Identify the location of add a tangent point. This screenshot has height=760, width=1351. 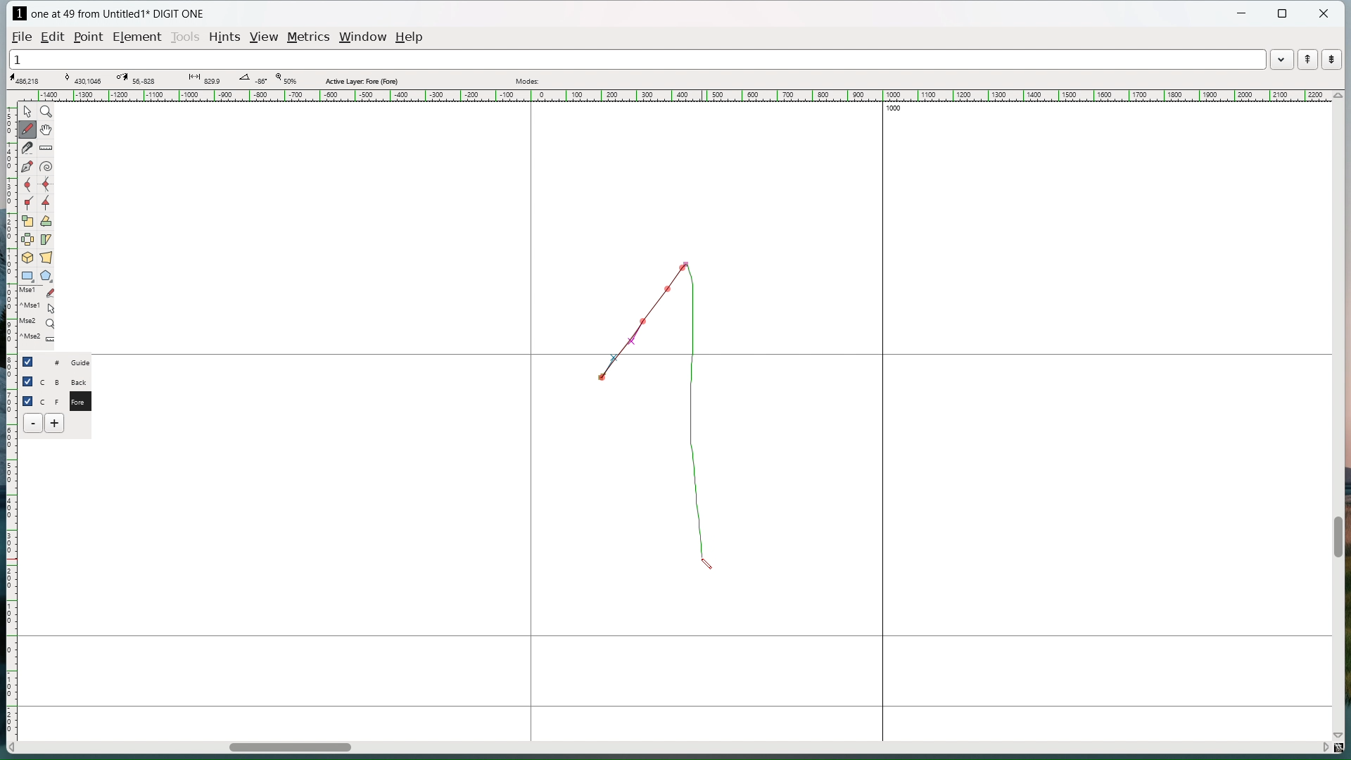
(46, 203).